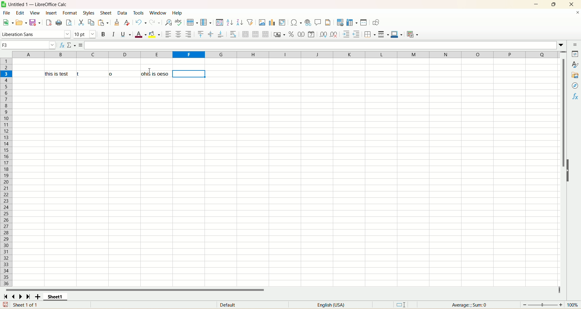 The image size is (581, 309). What do you see at coordinates (114, 35) in the screenshot?
I see `italics` at bounding box center [114, 35].